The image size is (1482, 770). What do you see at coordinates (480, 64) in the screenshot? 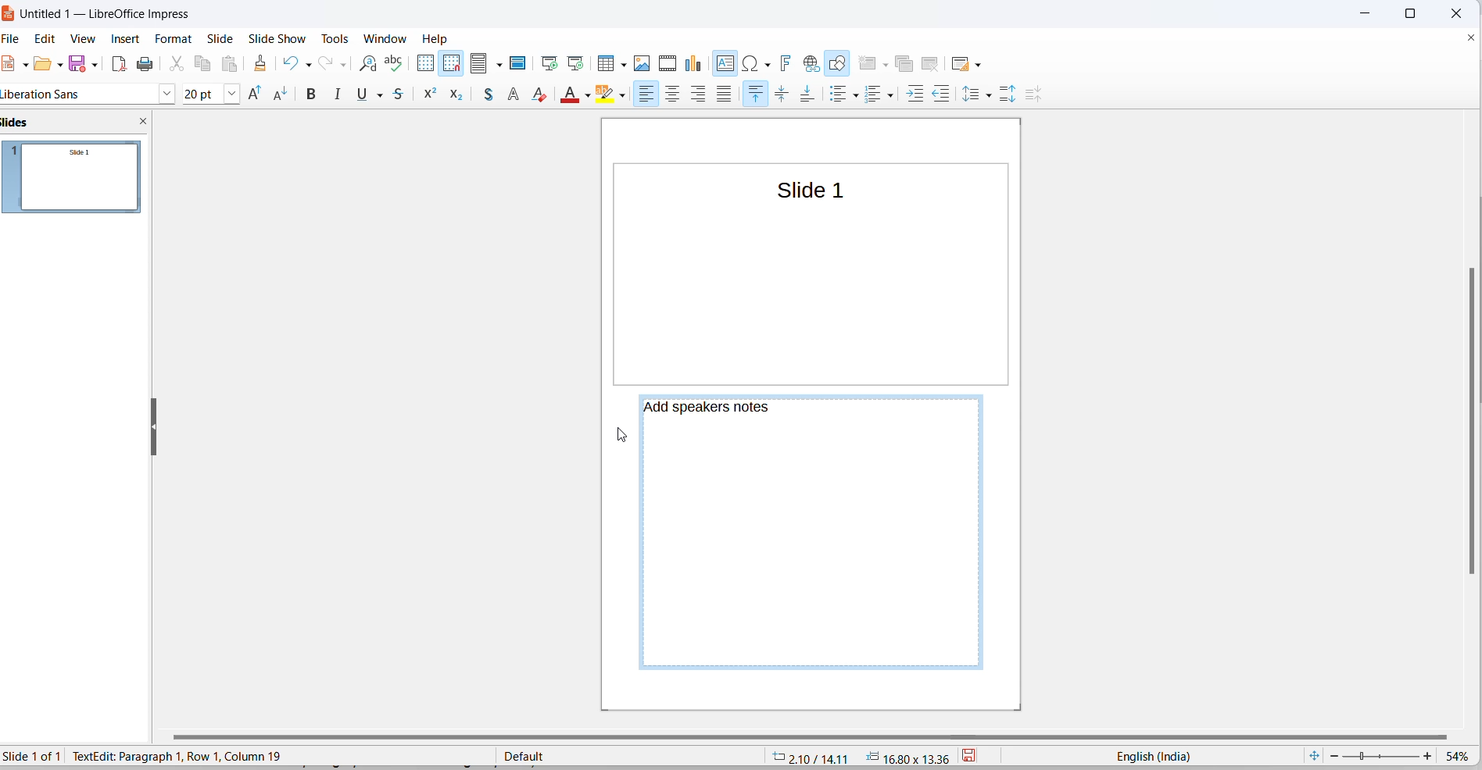
I see `display views icons` at bounding box center [480, 64].